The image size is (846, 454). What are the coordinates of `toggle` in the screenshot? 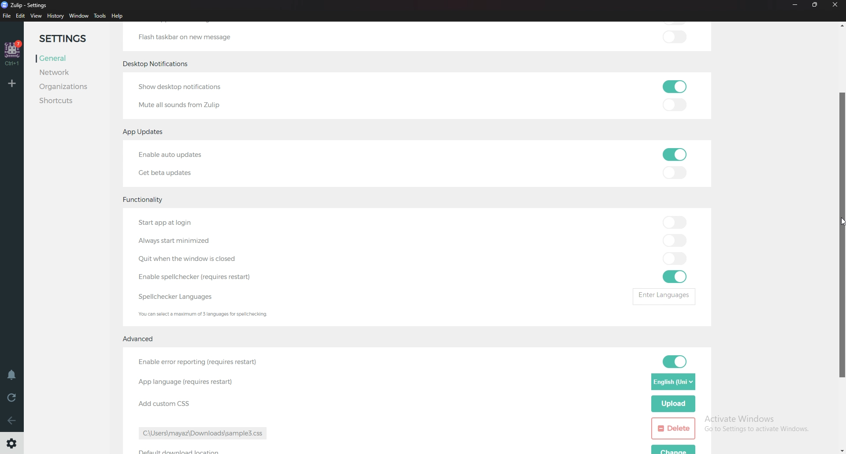 It's located at (673, 223).